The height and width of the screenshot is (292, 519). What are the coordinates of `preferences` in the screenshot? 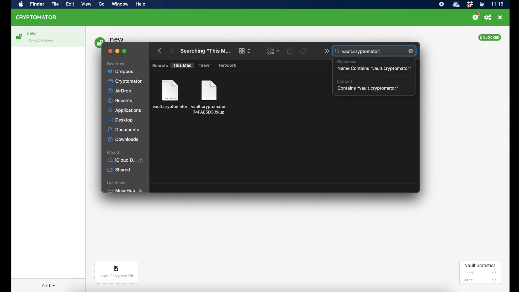 It's located at (488, 18).